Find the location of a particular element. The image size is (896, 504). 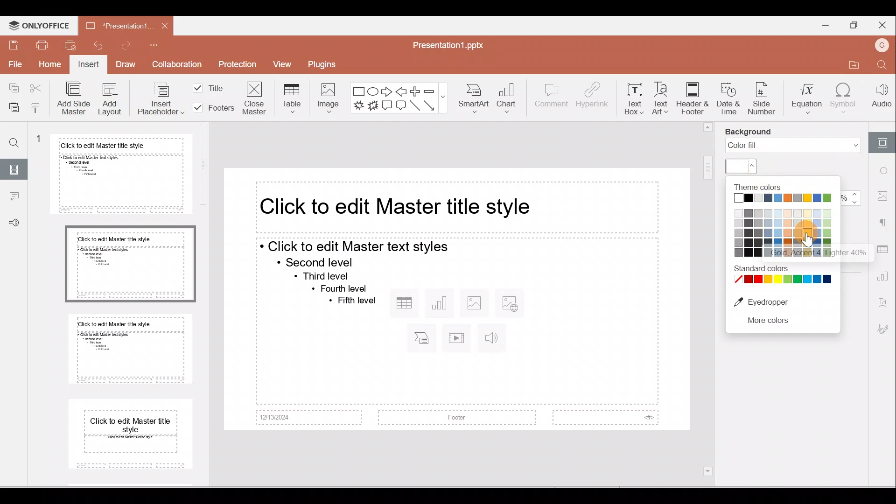

Explosion 1 is located at coordinates (357, 107).